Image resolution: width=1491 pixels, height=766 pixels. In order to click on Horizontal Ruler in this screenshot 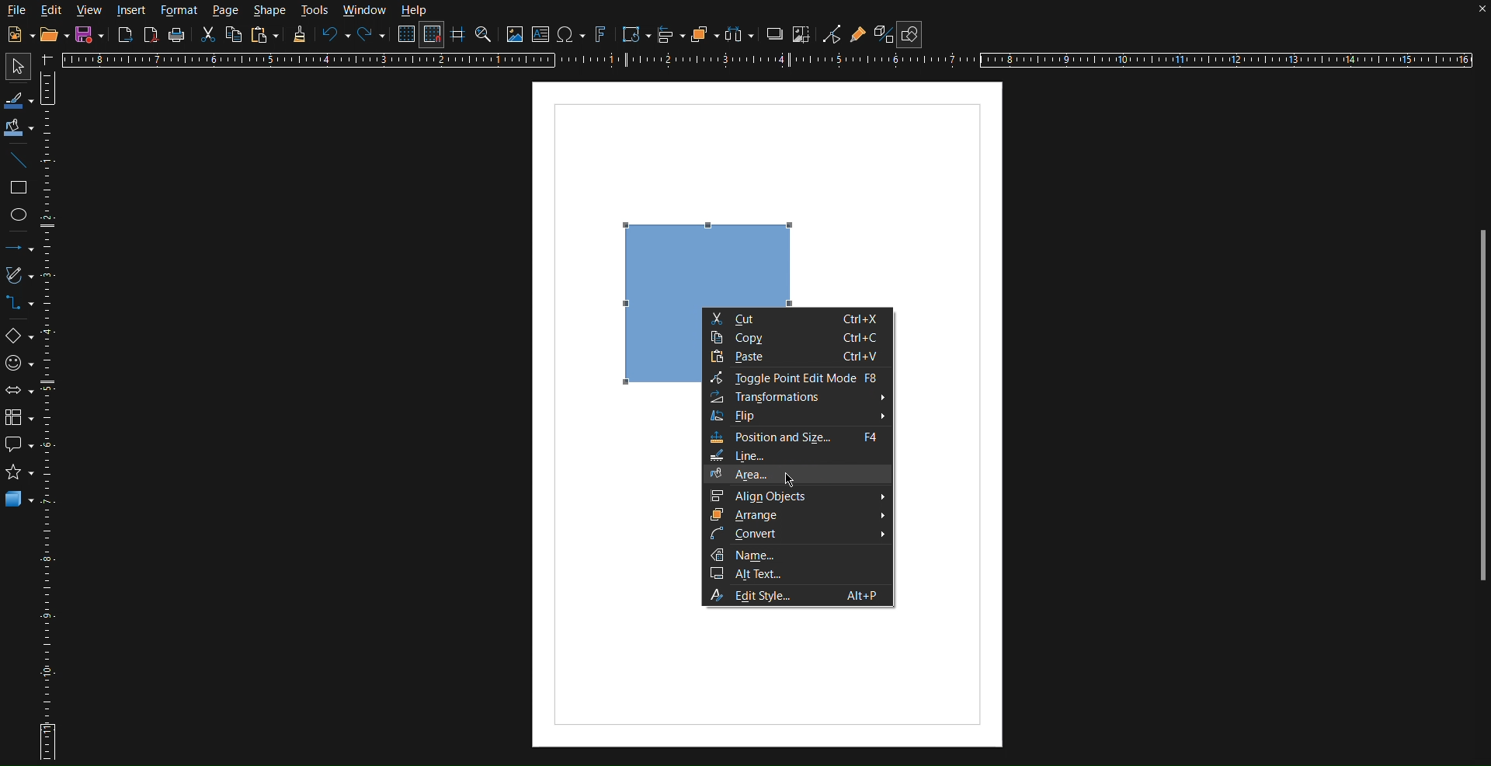, I will do `click(774, 61)`.